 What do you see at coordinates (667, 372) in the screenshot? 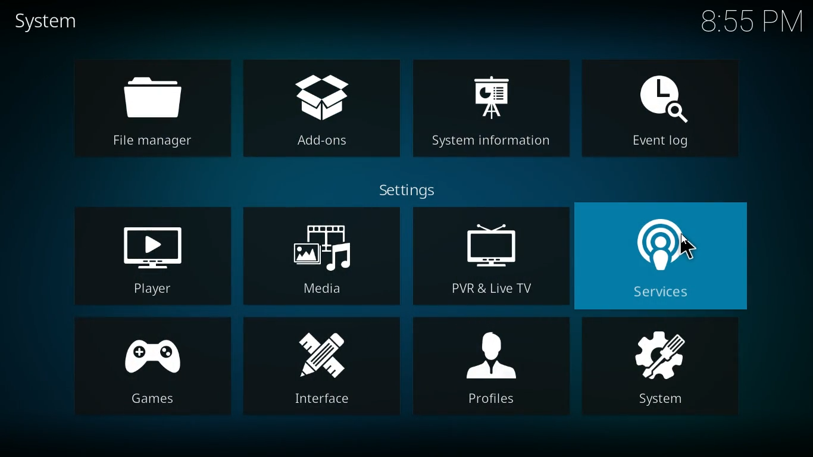
I see `system` at bounding box center [667, 372].